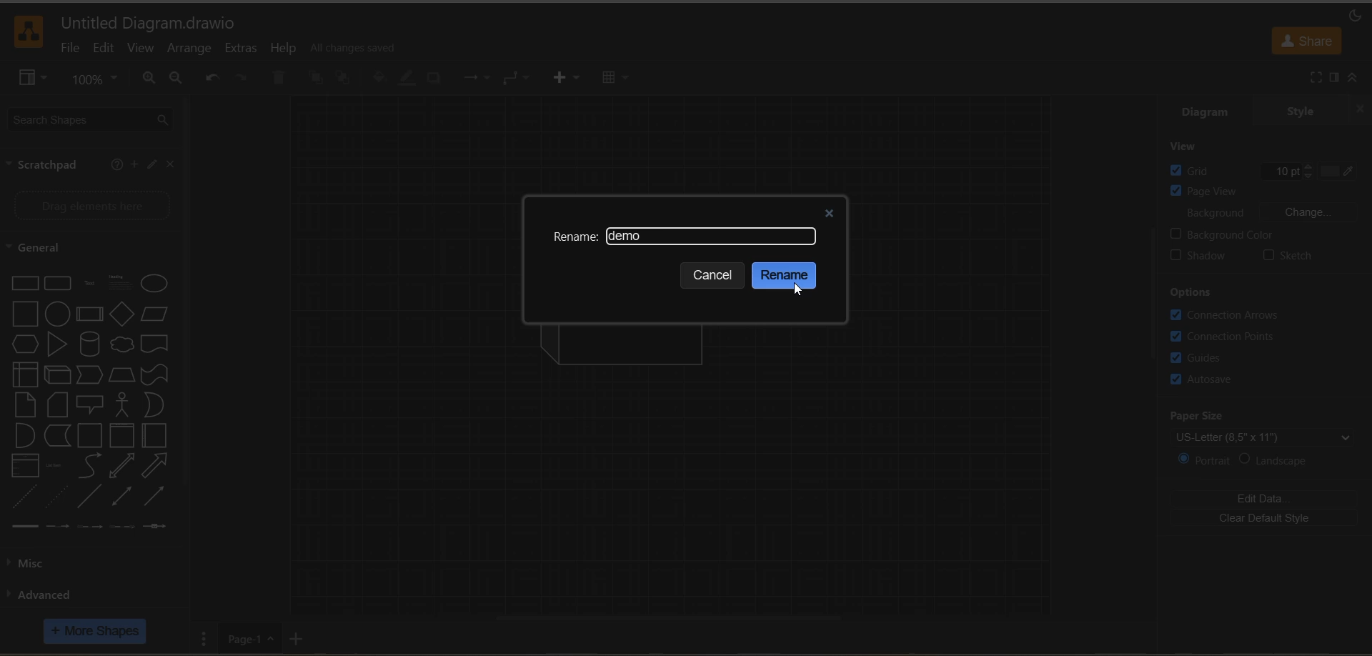 The image size is (1372, 656). What do you see at coordinates (1193, 292) in the screenshot?
I see `options` at bounding box center [1193, 292].